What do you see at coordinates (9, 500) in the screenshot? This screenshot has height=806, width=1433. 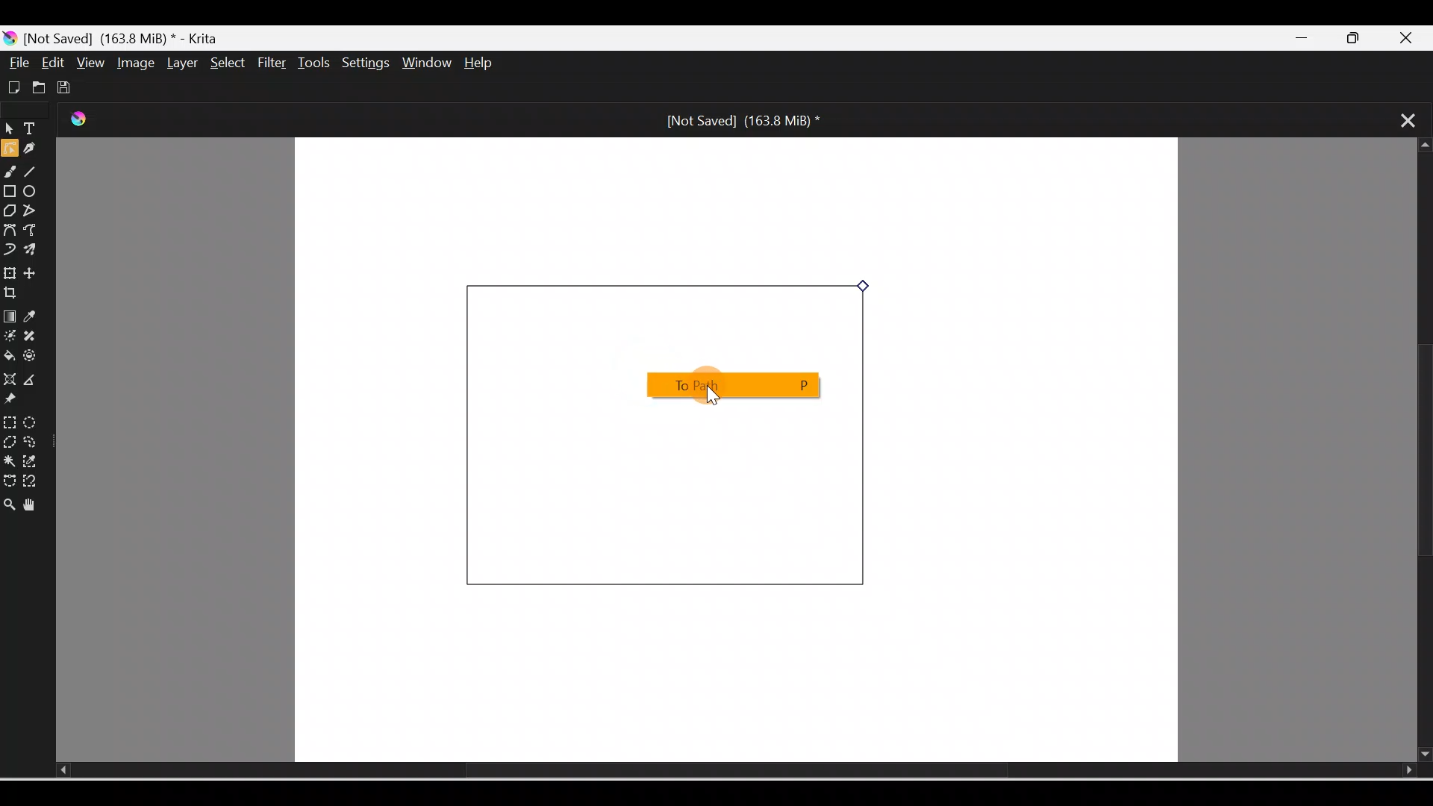 I see `Zoom tool` at bounding box center [9, 500].